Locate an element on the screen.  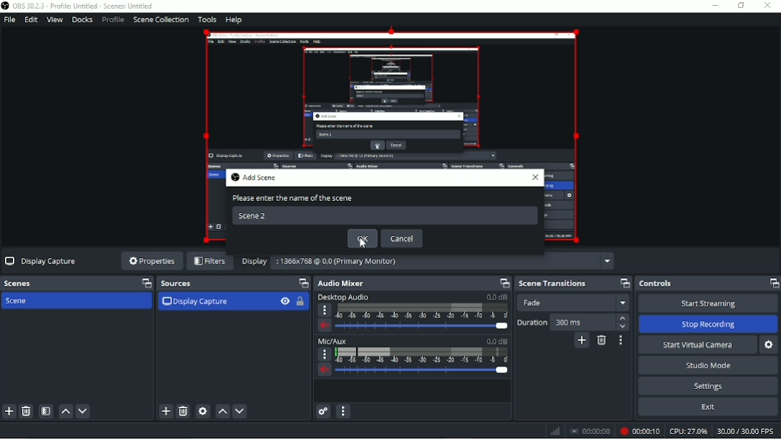
Slider is located at coordinates (424, 372).